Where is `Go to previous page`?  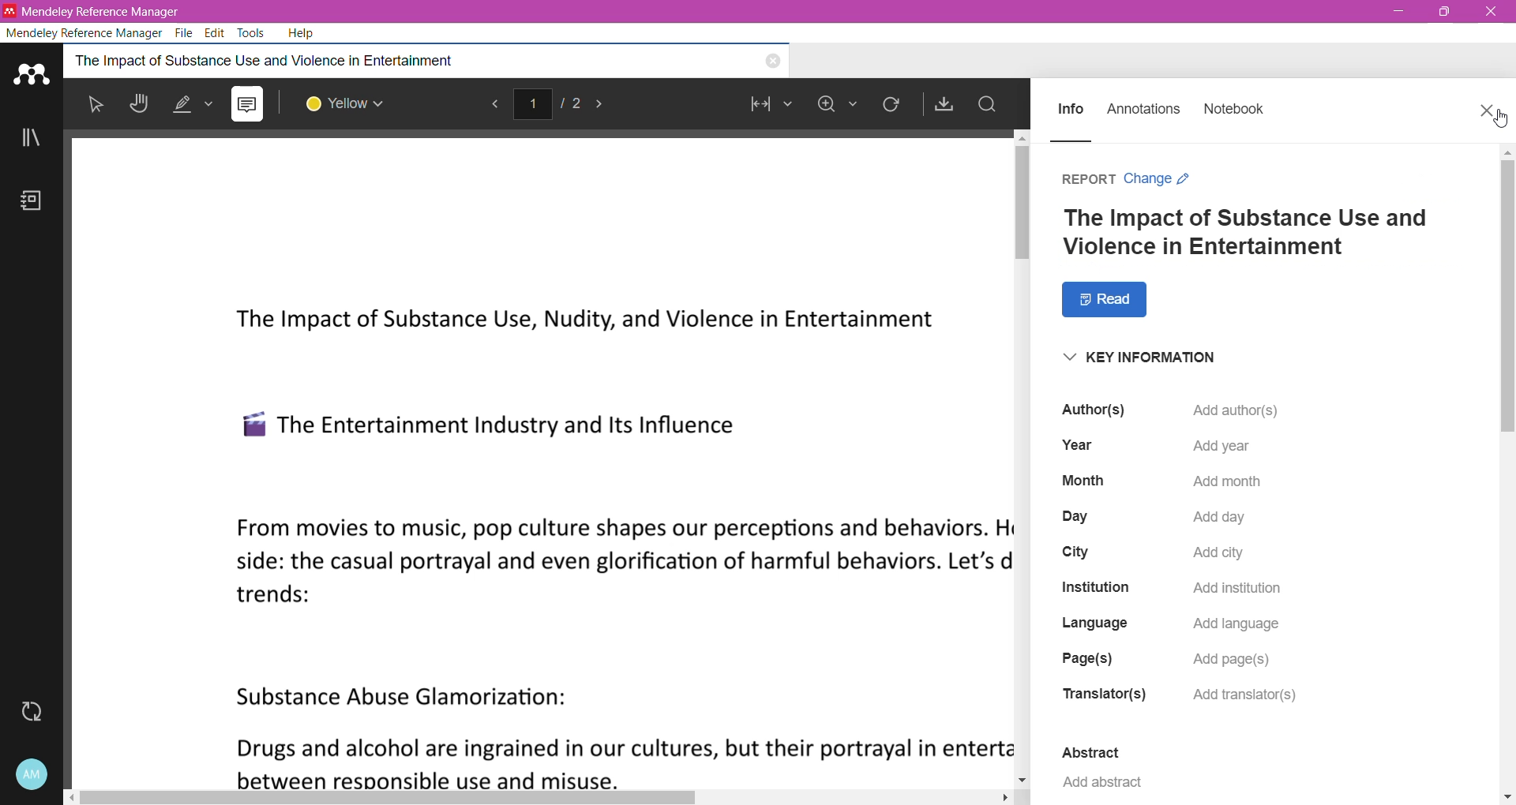
Go to previous page is located at coordinates (491, 107).